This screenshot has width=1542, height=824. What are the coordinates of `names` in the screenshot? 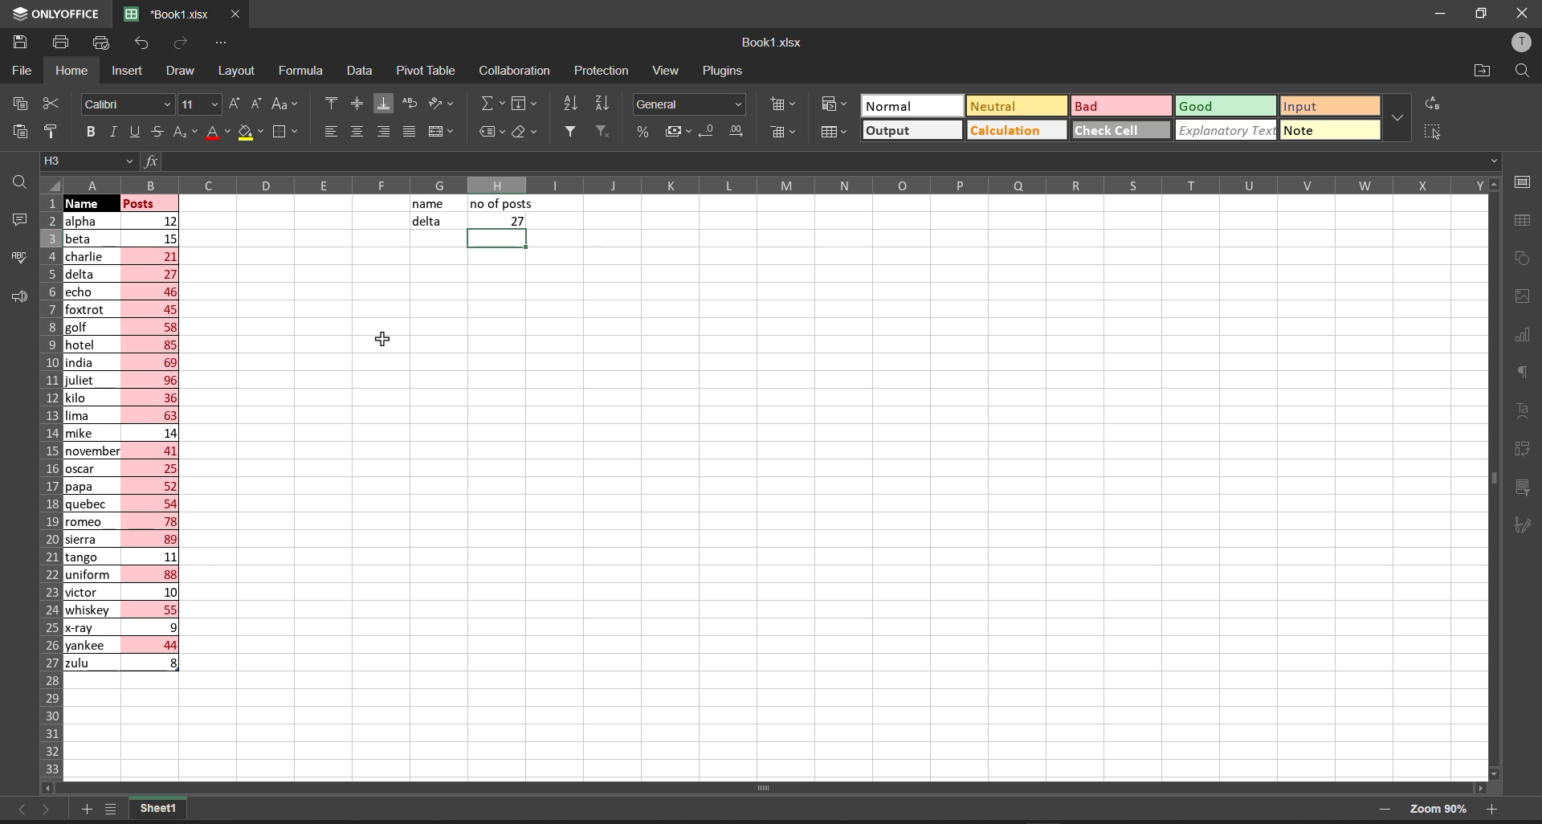 It's located at (89, 442).